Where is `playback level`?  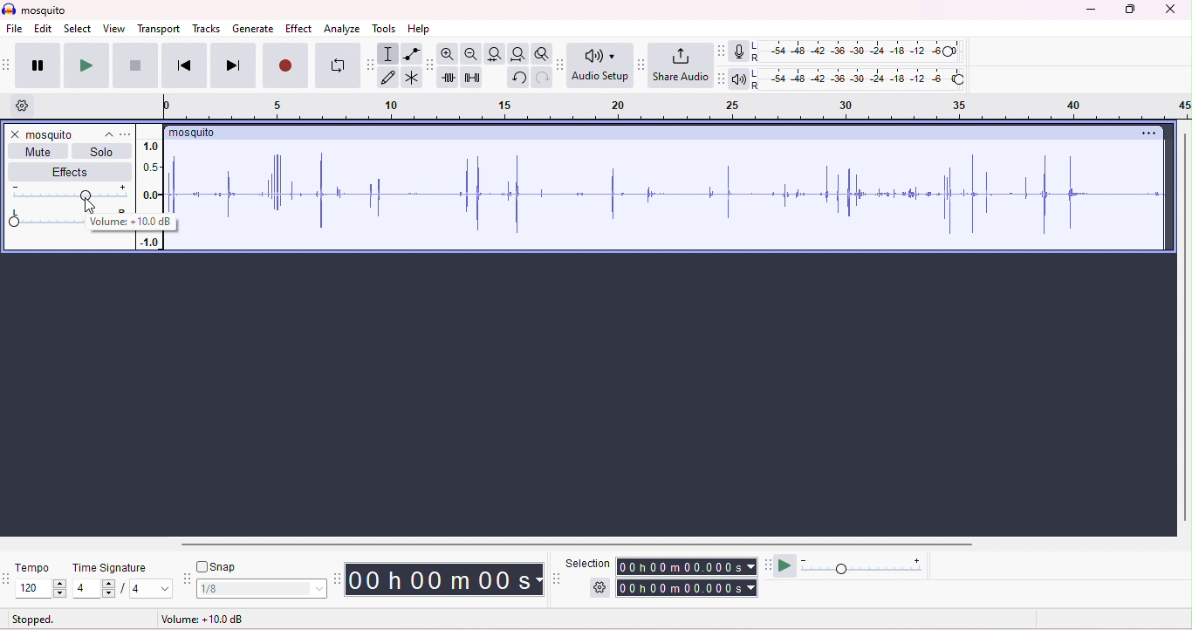
playback level is located at coordinates (859, 79).